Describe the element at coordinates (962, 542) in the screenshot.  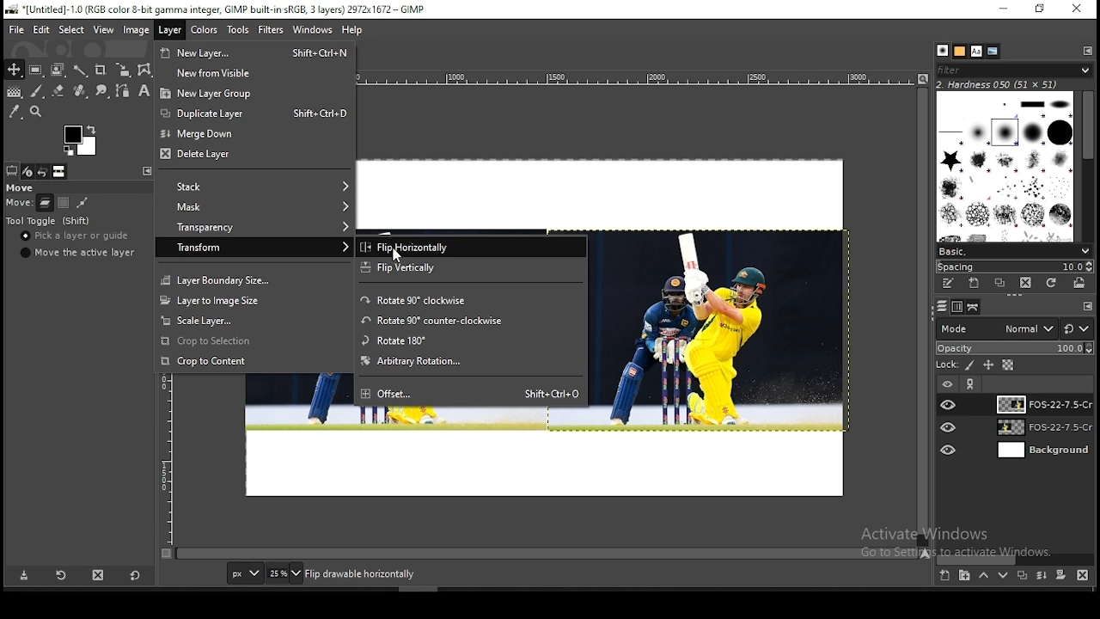
I see `text` at that location.